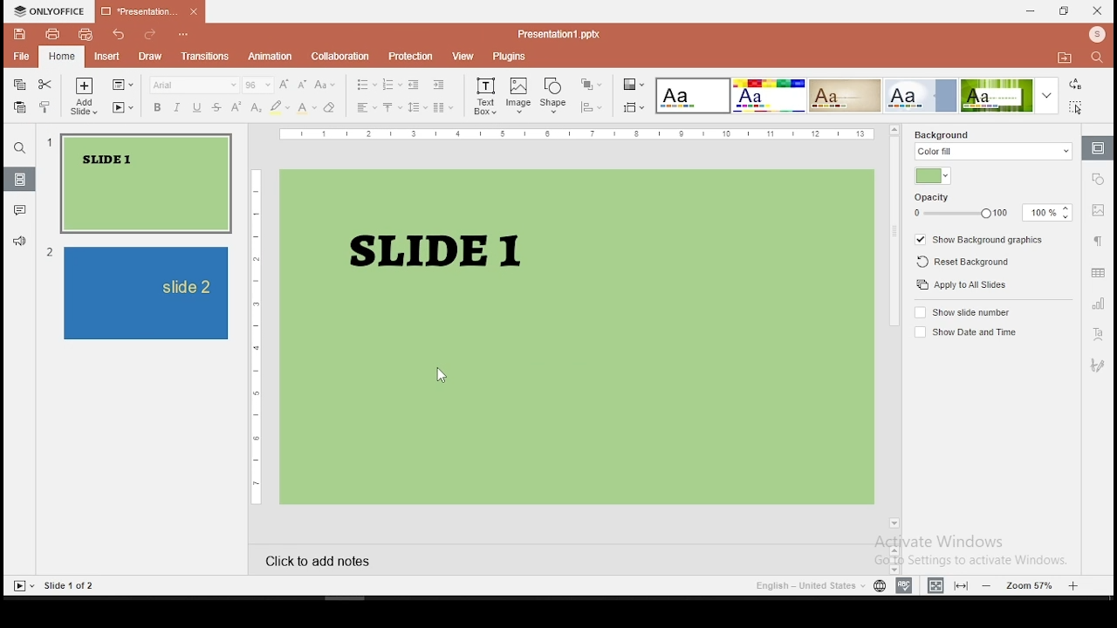  I want to click on select color theme, so click(922, 95).